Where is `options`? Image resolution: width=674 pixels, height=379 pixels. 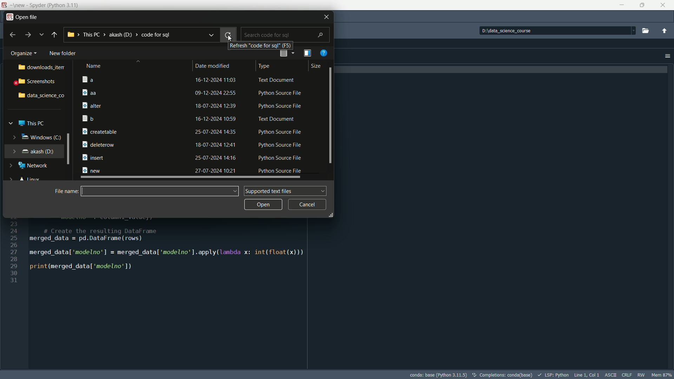 options is located at coordinates (668, 56).